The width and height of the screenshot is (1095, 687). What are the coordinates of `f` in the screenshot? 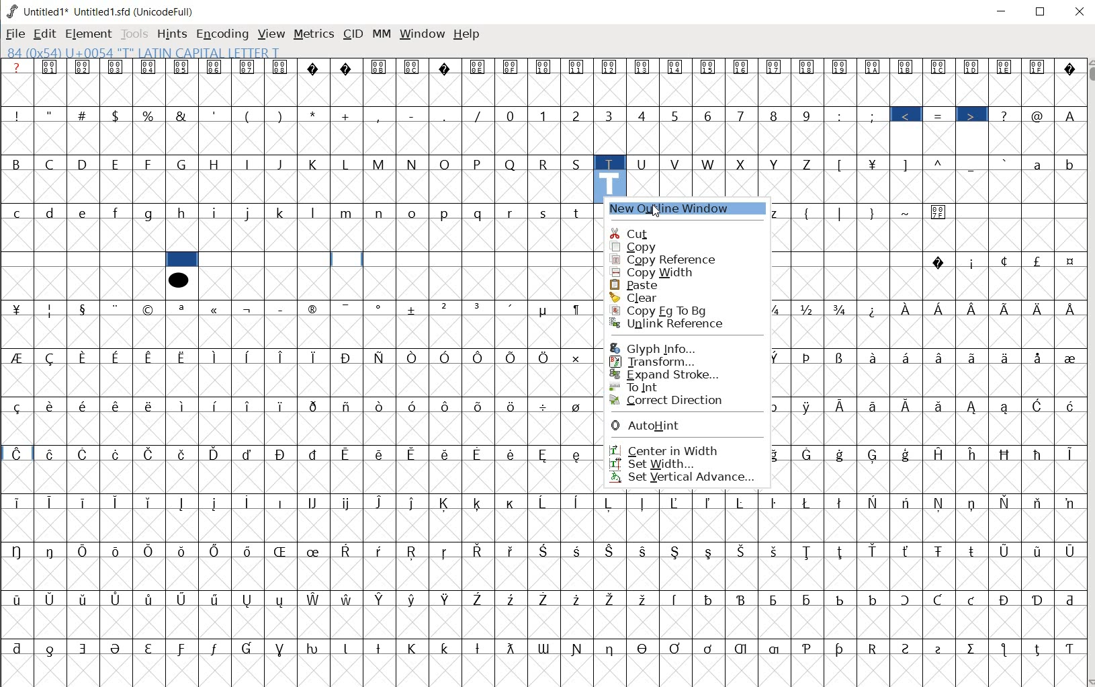 It's located at (117, 213).